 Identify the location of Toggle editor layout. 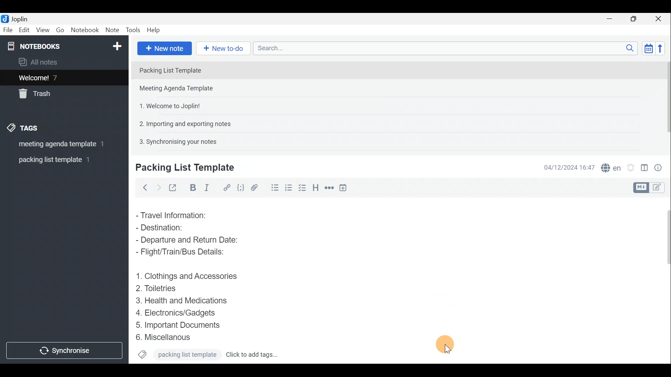
(644, 165).